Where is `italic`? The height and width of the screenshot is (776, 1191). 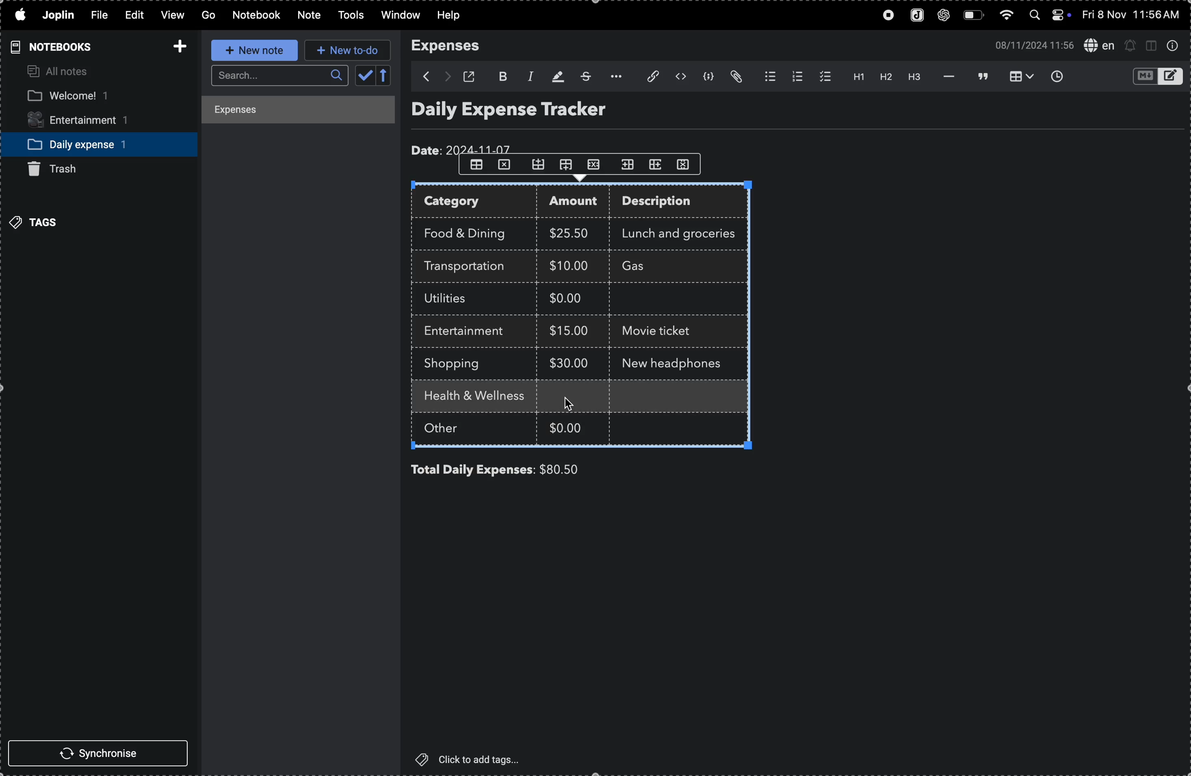 italic is located at coordinates (527, 75).